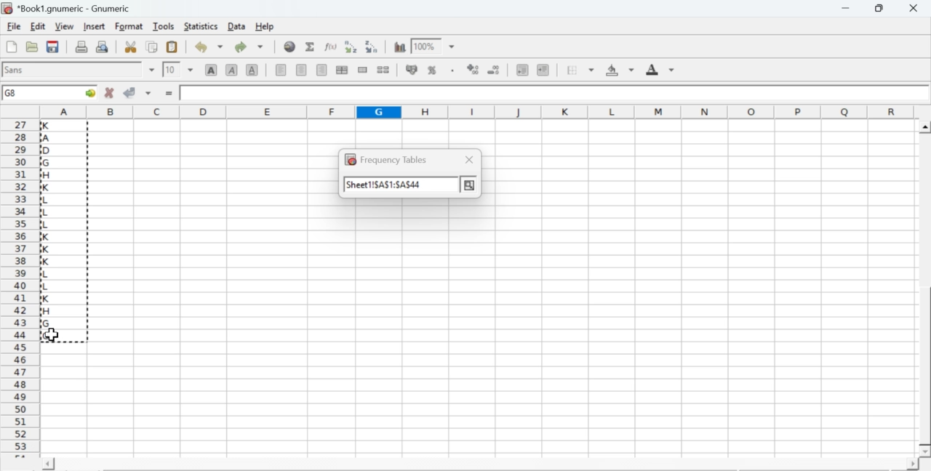 This screenshot has width=931, height=471. I want to click on Sort the selected region in descending order based on the first column selected, so click(372, 45).